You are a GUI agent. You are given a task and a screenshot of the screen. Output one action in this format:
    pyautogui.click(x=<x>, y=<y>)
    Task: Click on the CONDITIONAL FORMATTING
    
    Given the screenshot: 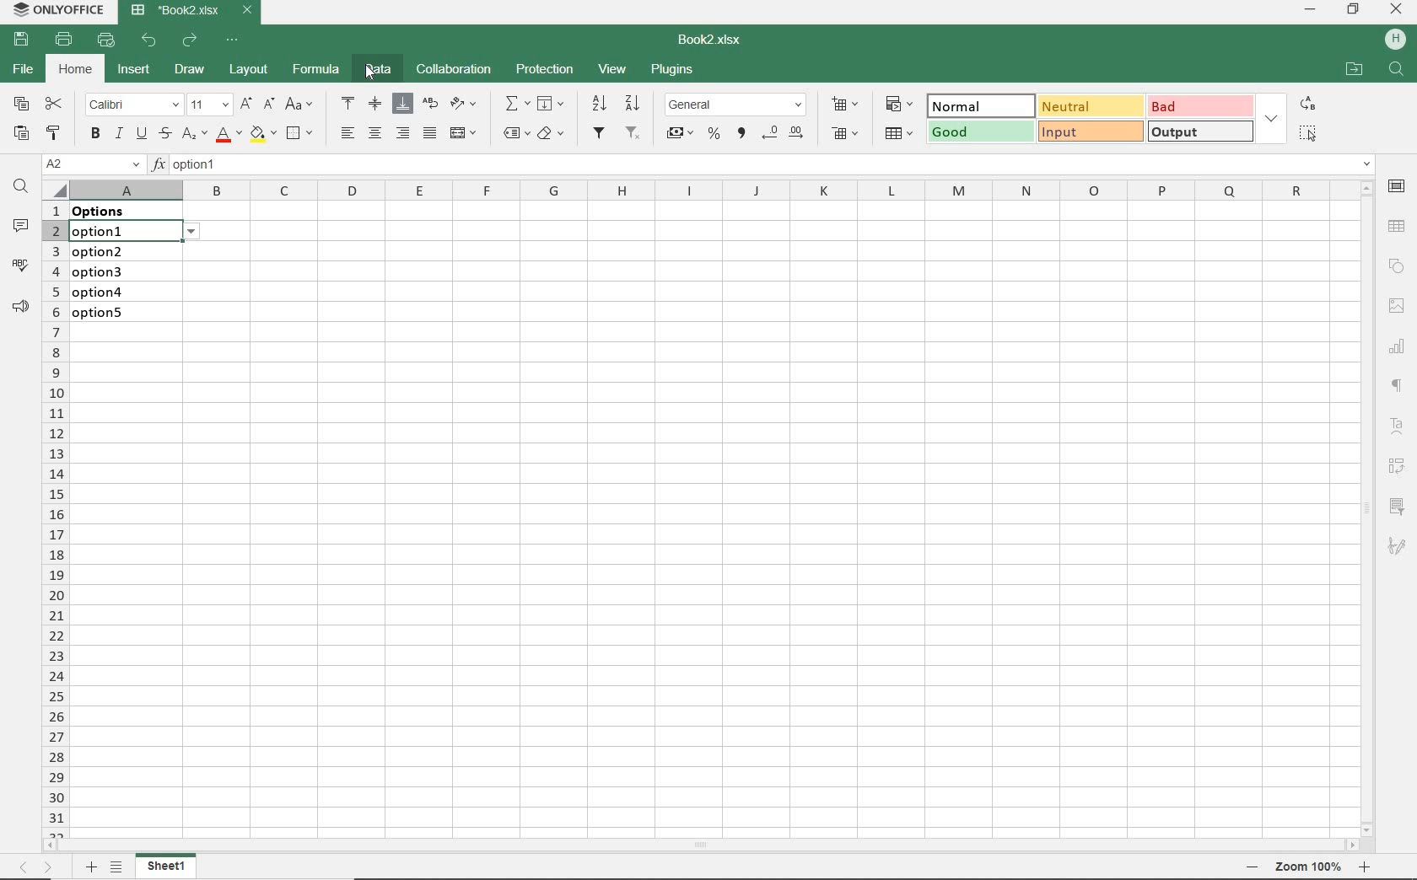 What is the action you would take?
    pyautogui.click(x=900, y=105)
    